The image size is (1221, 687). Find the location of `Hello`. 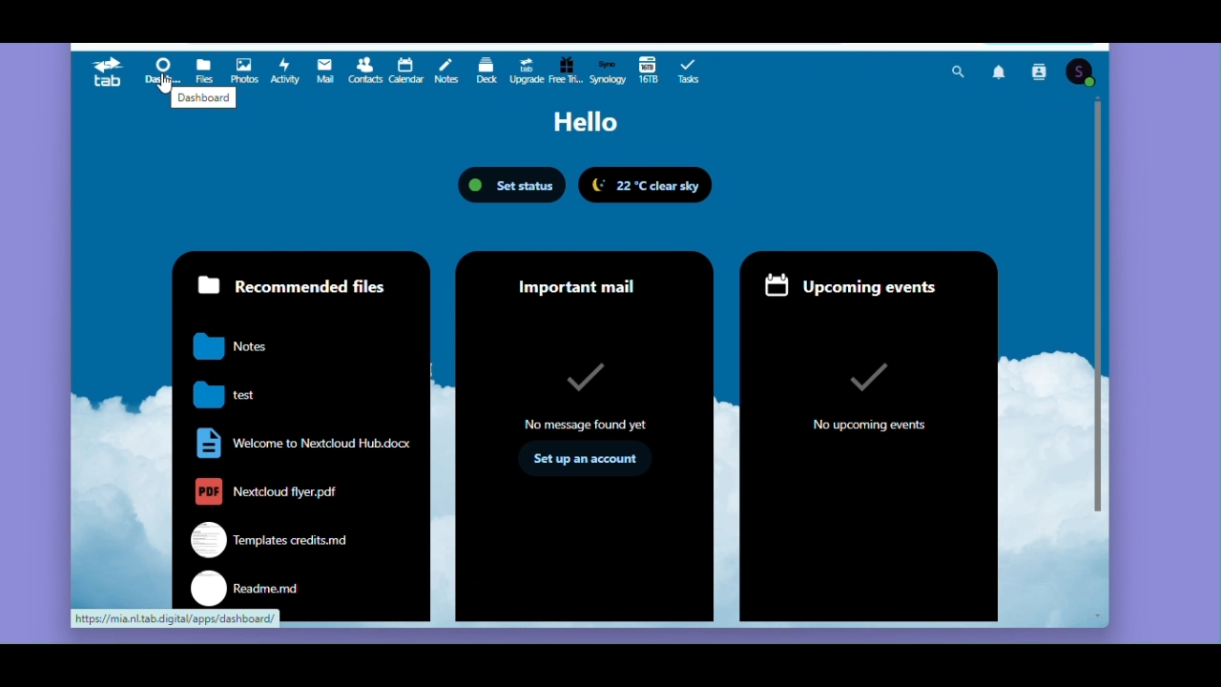

Hello is located at coordinates (585, 122).